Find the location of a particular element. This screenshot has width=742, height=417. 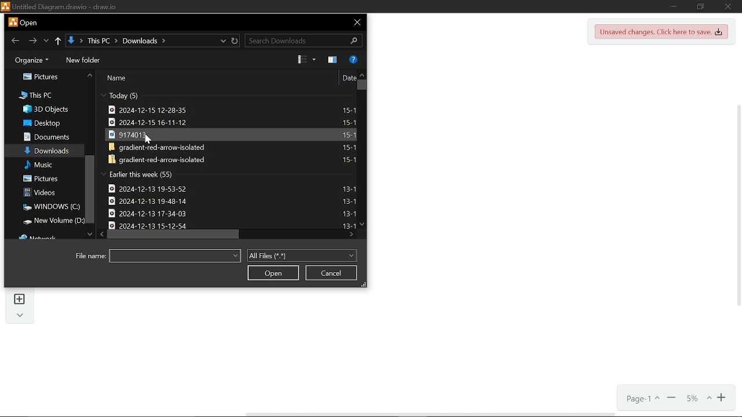

Recent location is located at coordinates (47, 41).